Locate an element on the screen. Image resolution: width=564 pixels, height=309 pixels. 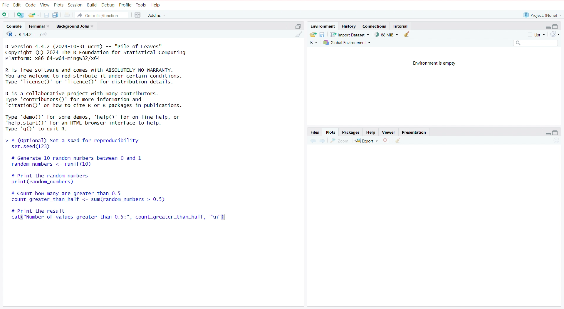
Packages is located at coordinates (350, 132).